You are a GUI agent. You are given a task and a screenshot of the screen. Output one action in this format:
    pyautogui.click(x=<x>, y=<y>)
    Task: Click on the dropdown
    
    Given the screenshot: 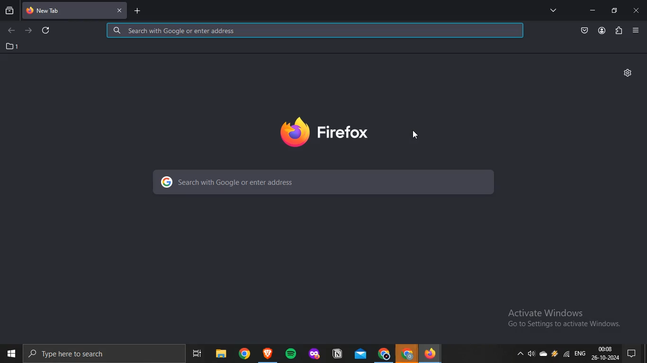 What is the action you would take?
    pyautogui.click(x=517, y=354)
    